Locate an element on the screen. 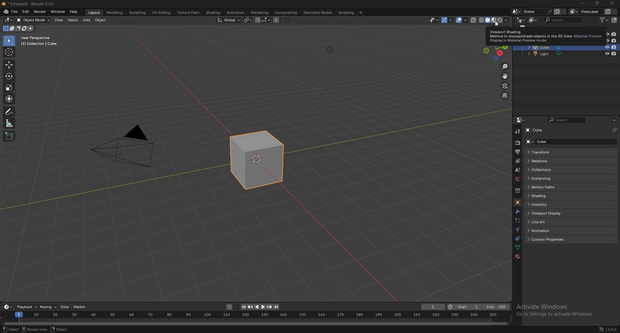 Image resolution: width=620 pixels, height=333 pixels. rotate is located at coordinates (9, 76).